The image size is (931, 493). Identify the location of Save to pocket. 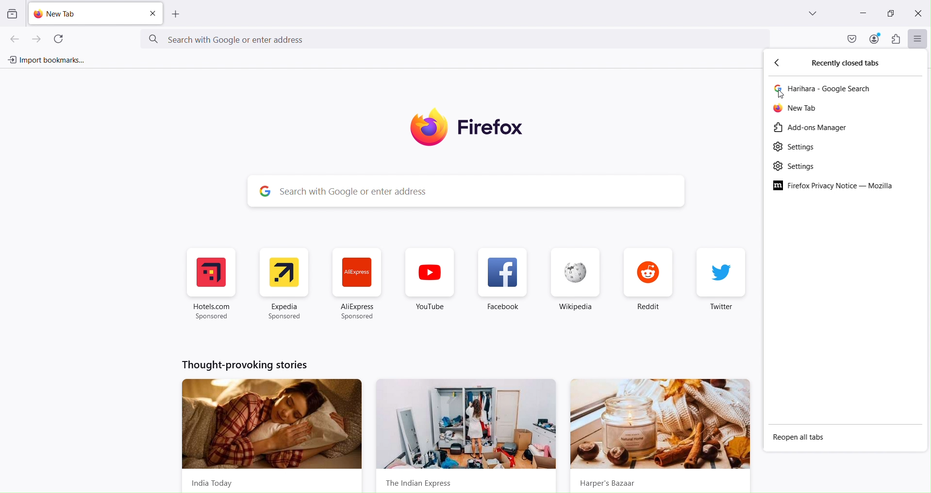
(850, 38).